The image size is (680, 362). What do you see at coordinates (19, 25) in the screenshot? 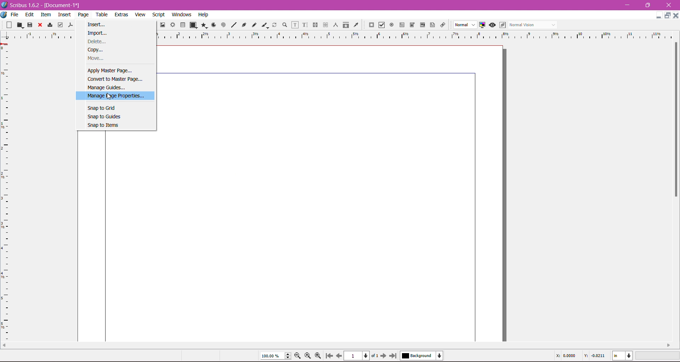
I see `Open` at bounding box center [19, 25].